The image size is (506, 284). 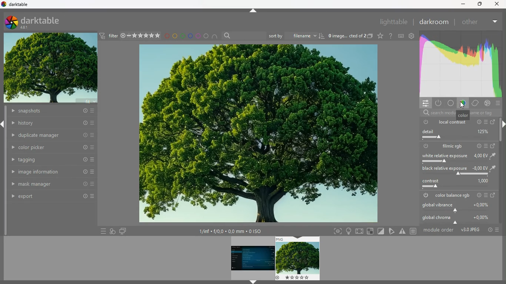 What do you see at coordinates (487, 103) in the screenshot?
I see `effect` at bounding box center [487, 103].